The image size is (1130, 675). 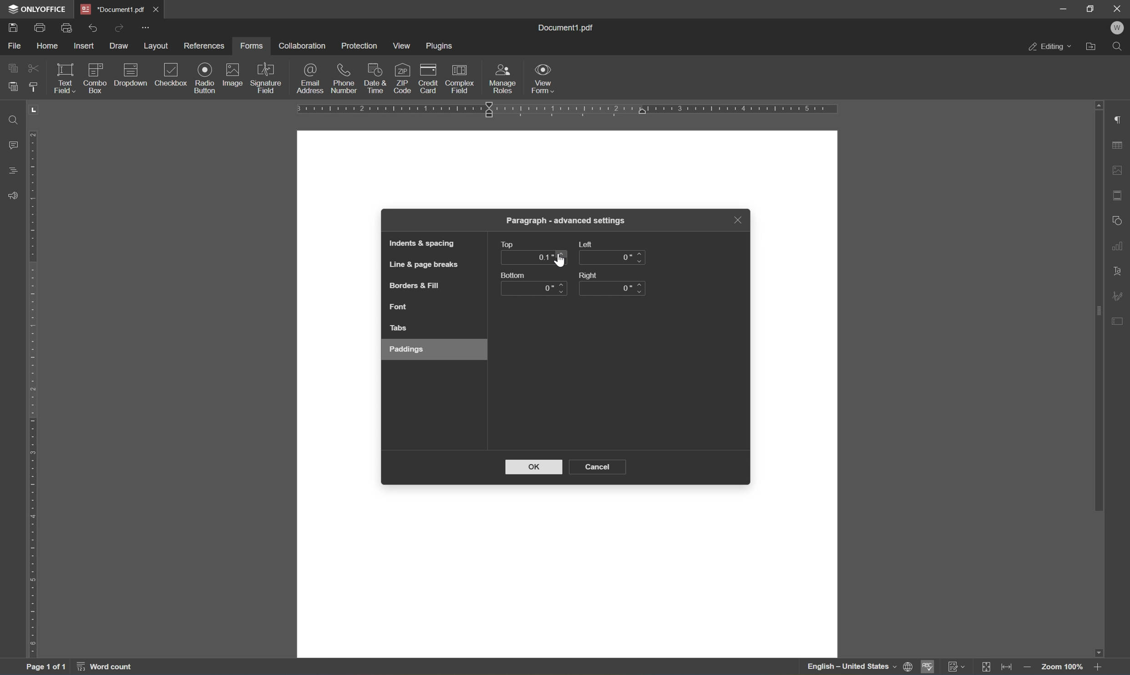 What do you see at coordinates (737, 220) in the screenshot?
I see `close` at bounding box center [737, 220].